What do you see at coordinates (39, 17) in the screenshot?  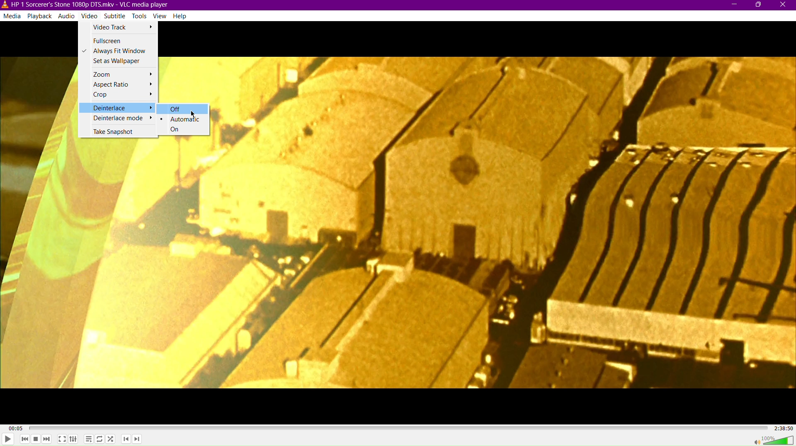 I see `Playback` at bounding box center [39, 17].